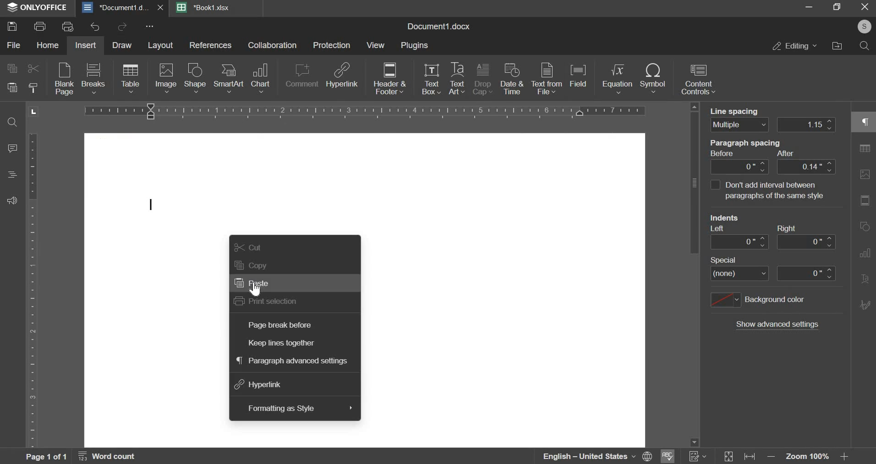 This screenshot has height=464, width=876. Describe the element at coordinates (758, 148) in the screenshot. I see `Paragraph spacing label` at that location.